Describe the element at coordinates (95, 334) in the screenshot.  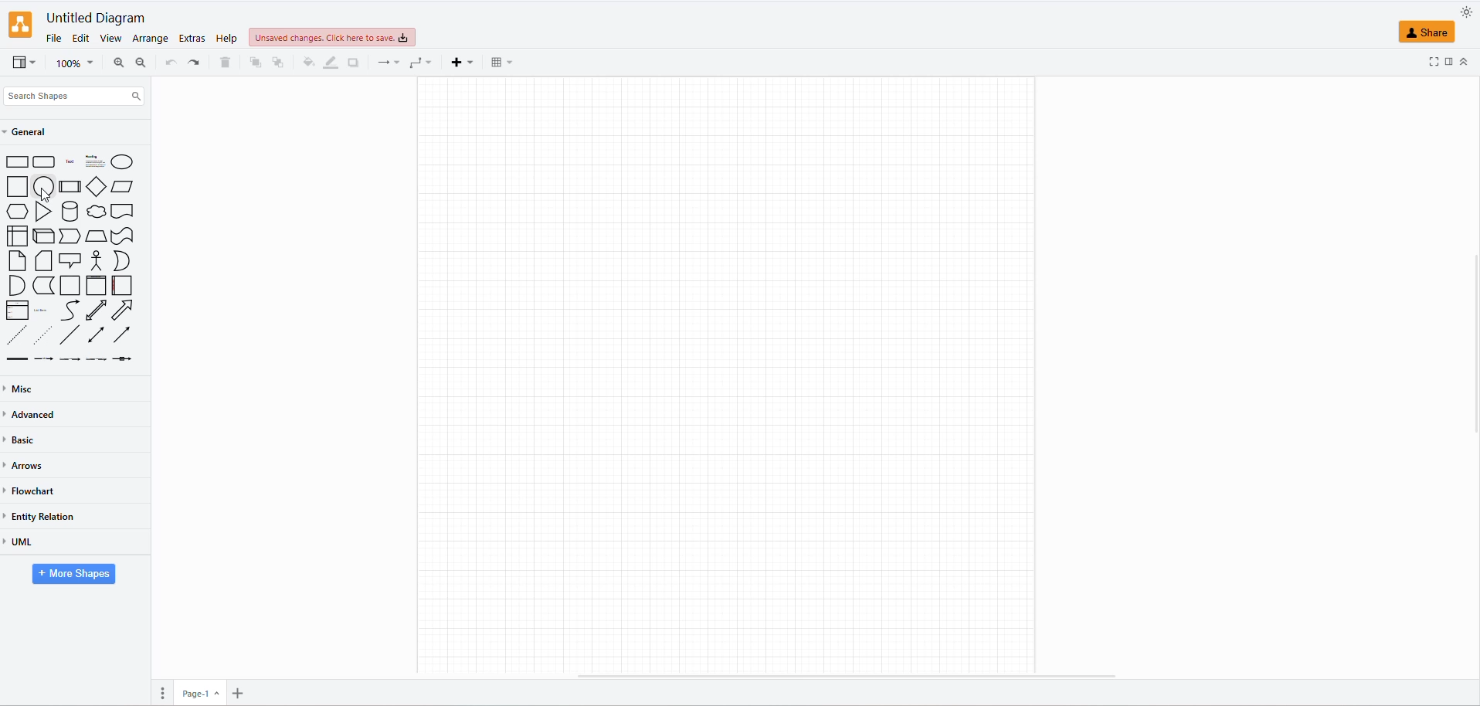
I see `BIDIRECTIONAL CONNECTOR` at that location.